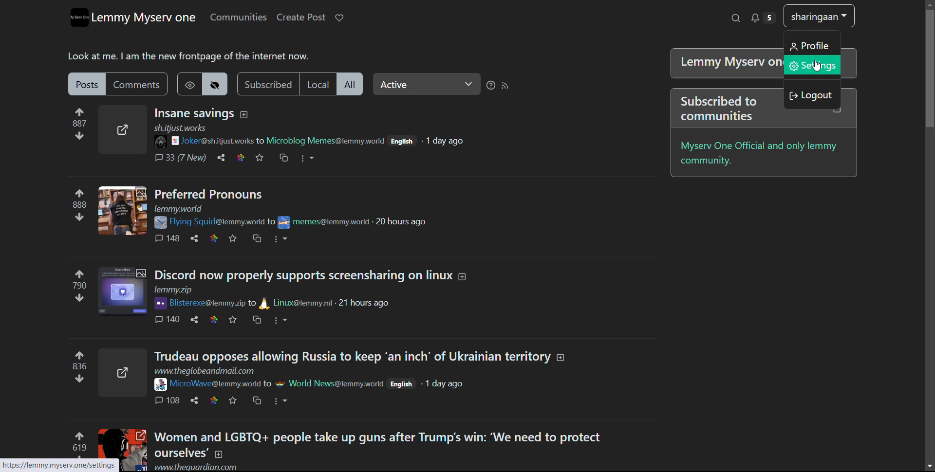  Describe the element at coordinates (167, 319) in the screenshot. I see `comments 140` at that location.